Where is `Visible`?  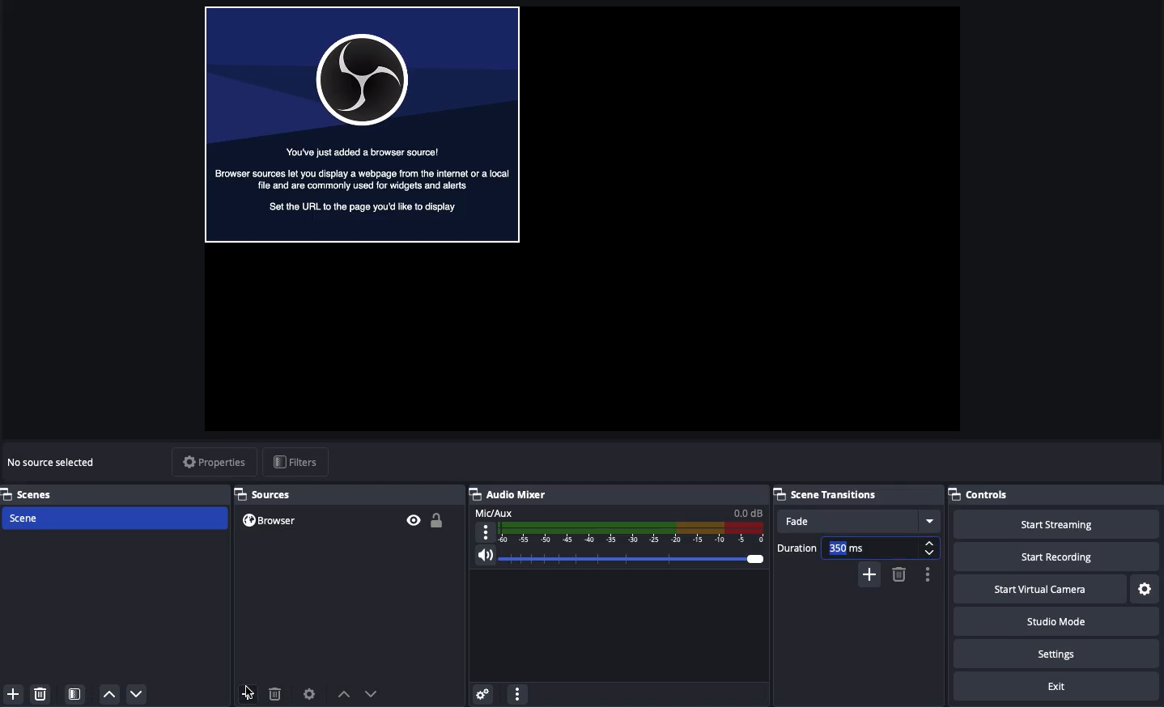
Visible is located at coordinates (413, 521).